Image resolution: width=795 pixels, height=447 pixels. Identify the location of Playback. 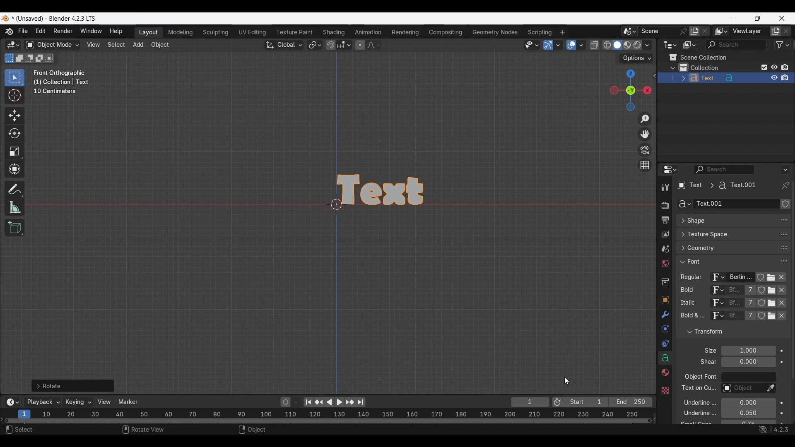
(43, 402).